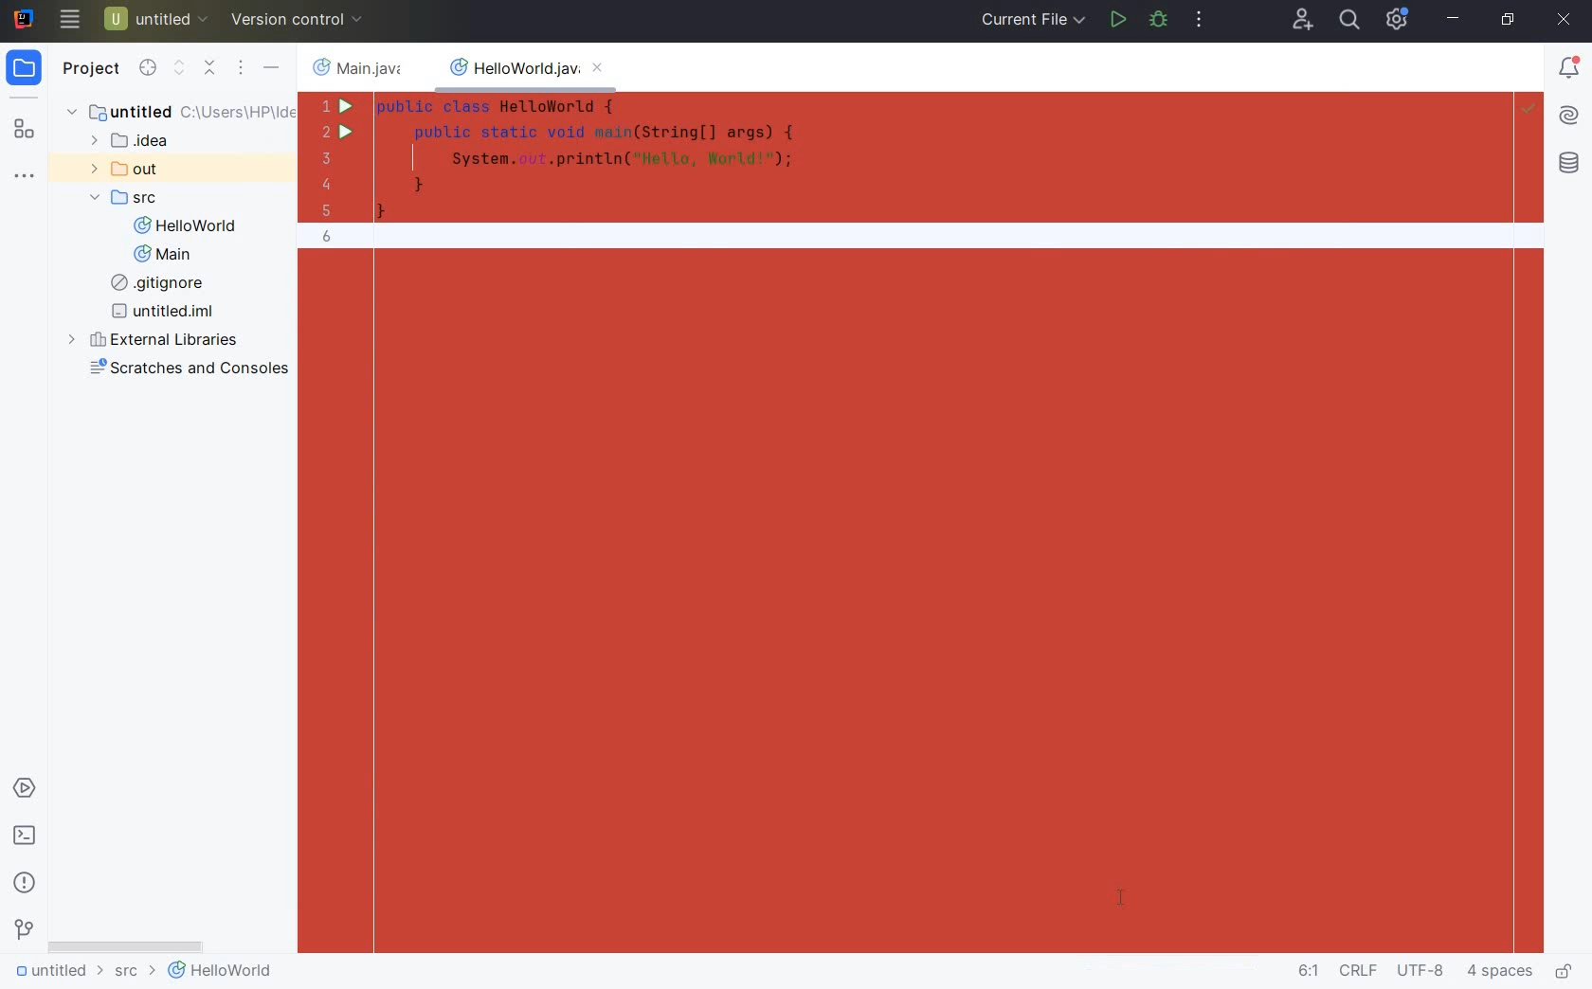 Image resolution: width=1592 pixels, height=989 pixels. I want to click on helloworld, so click(220, 974).